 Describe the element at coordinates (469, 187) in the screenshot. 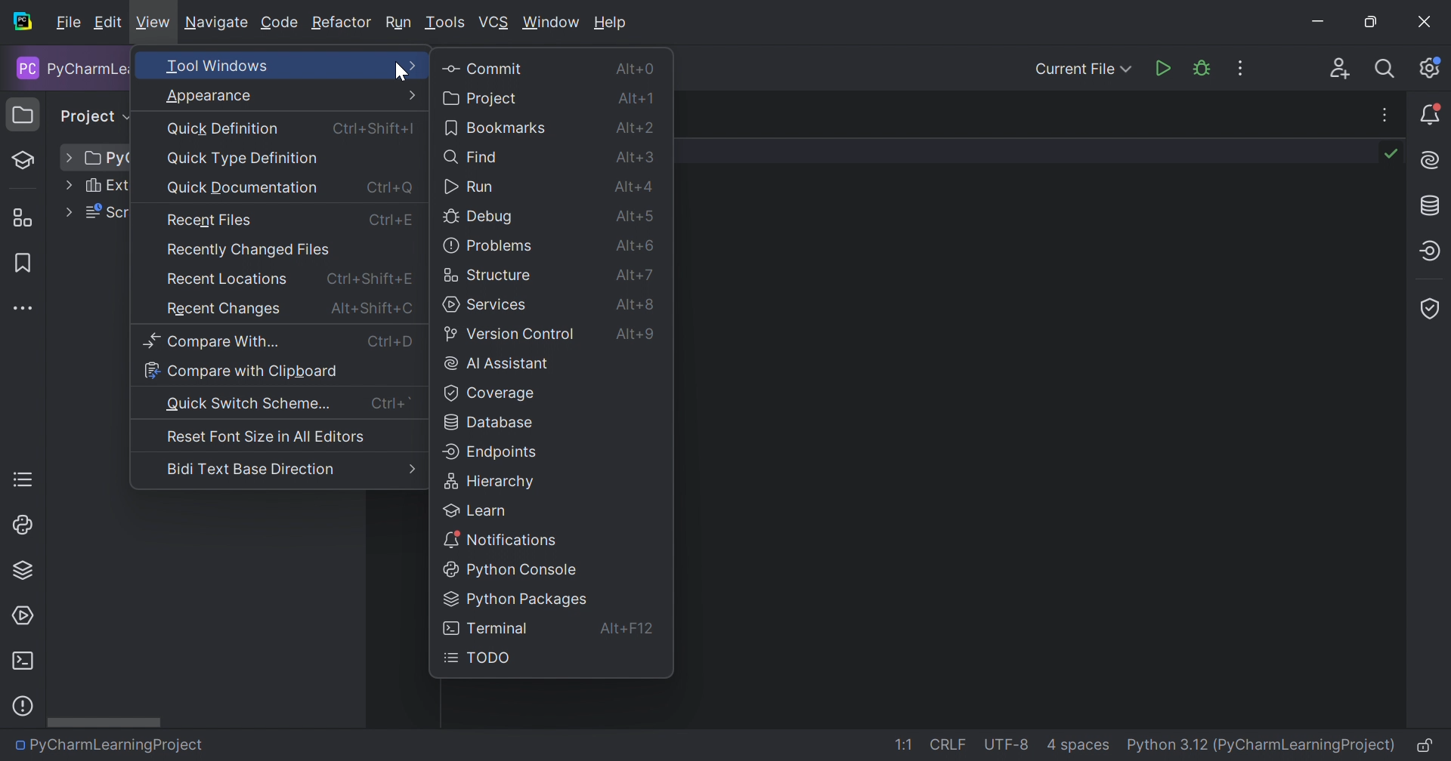

I see `Run` at that location.